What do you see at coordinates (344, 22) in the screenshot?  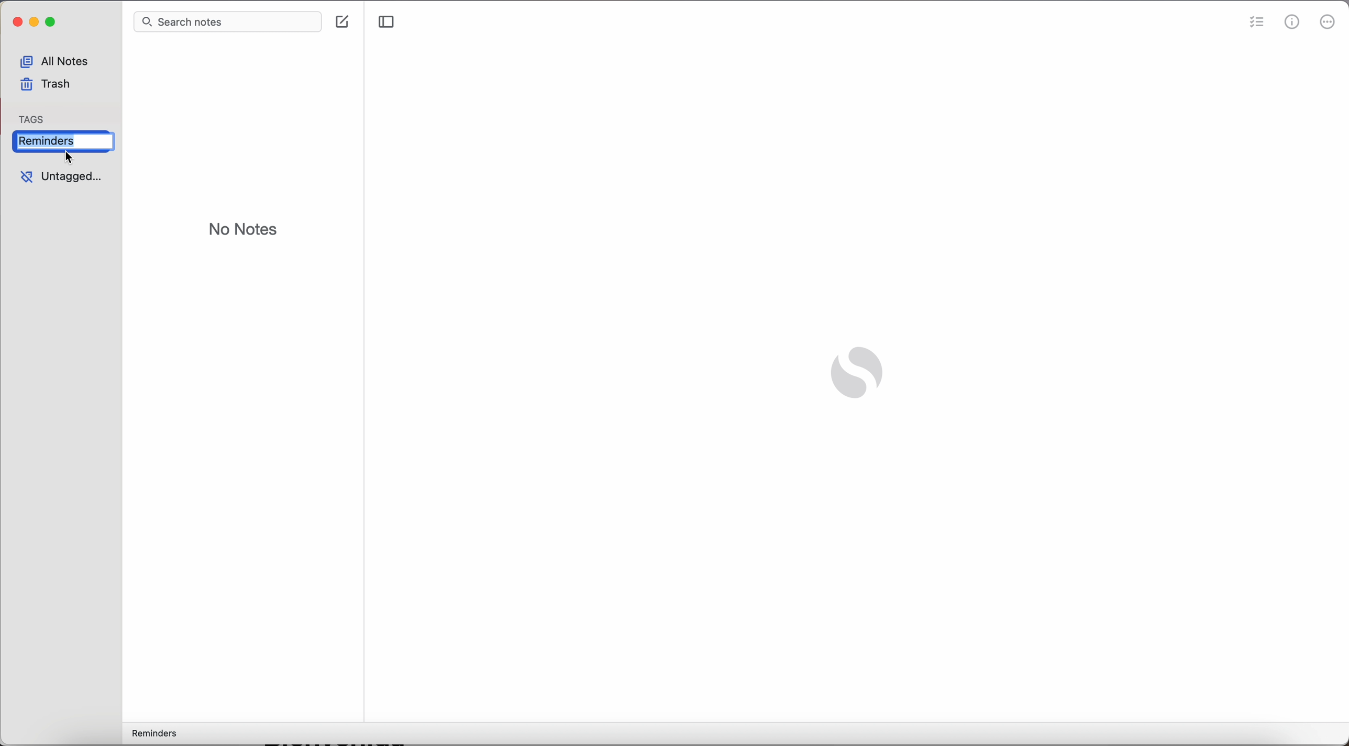 I see `create note` at bounding box center [344, 22].